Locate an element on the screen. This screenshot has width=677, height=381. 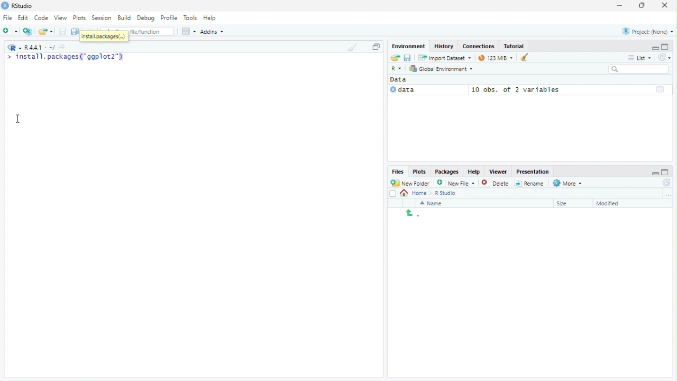
Home is located at coordinates (415, 194).